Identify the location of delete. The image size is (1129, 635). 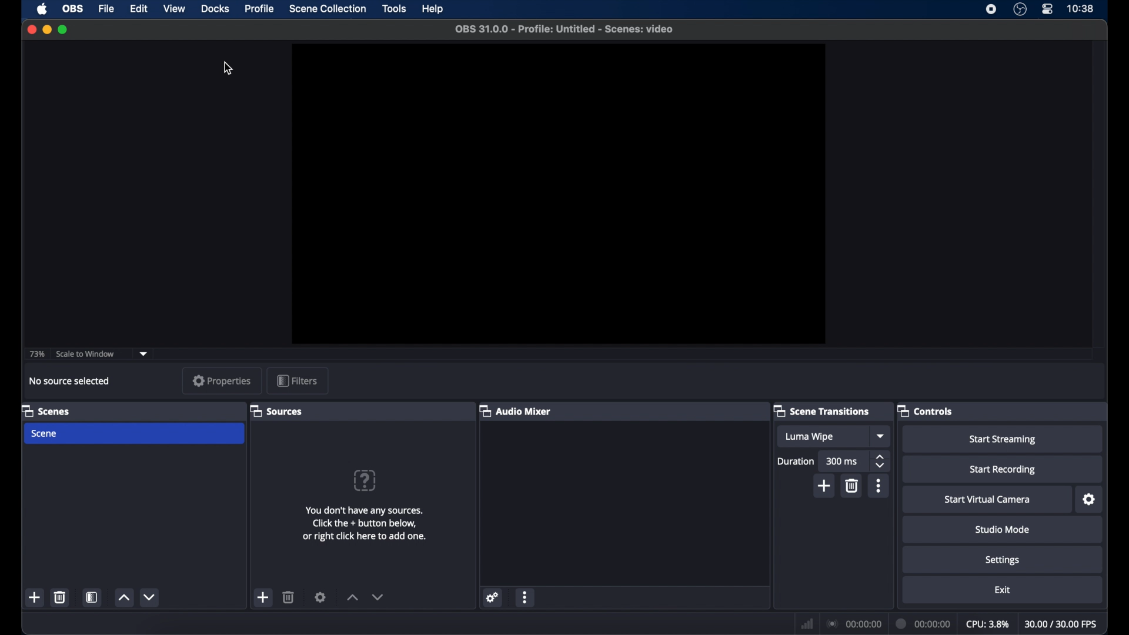
(853, 486).